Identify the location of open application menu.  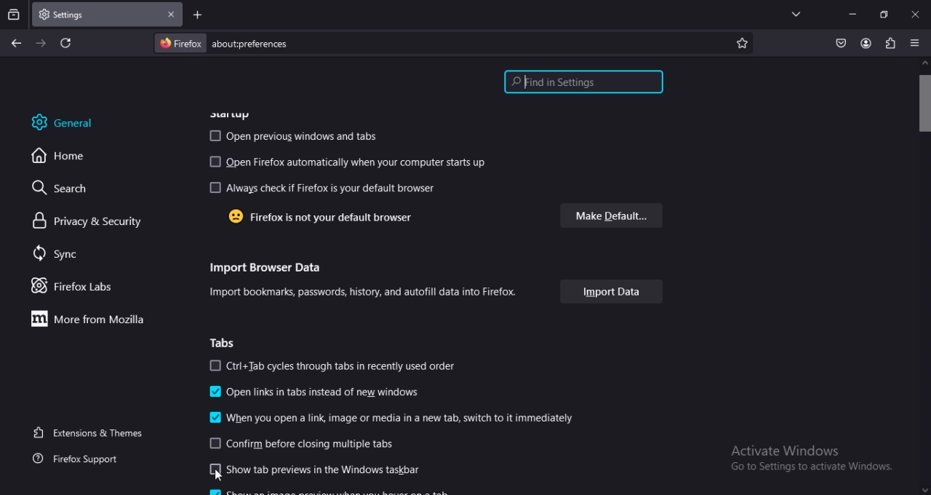
(916, 42).